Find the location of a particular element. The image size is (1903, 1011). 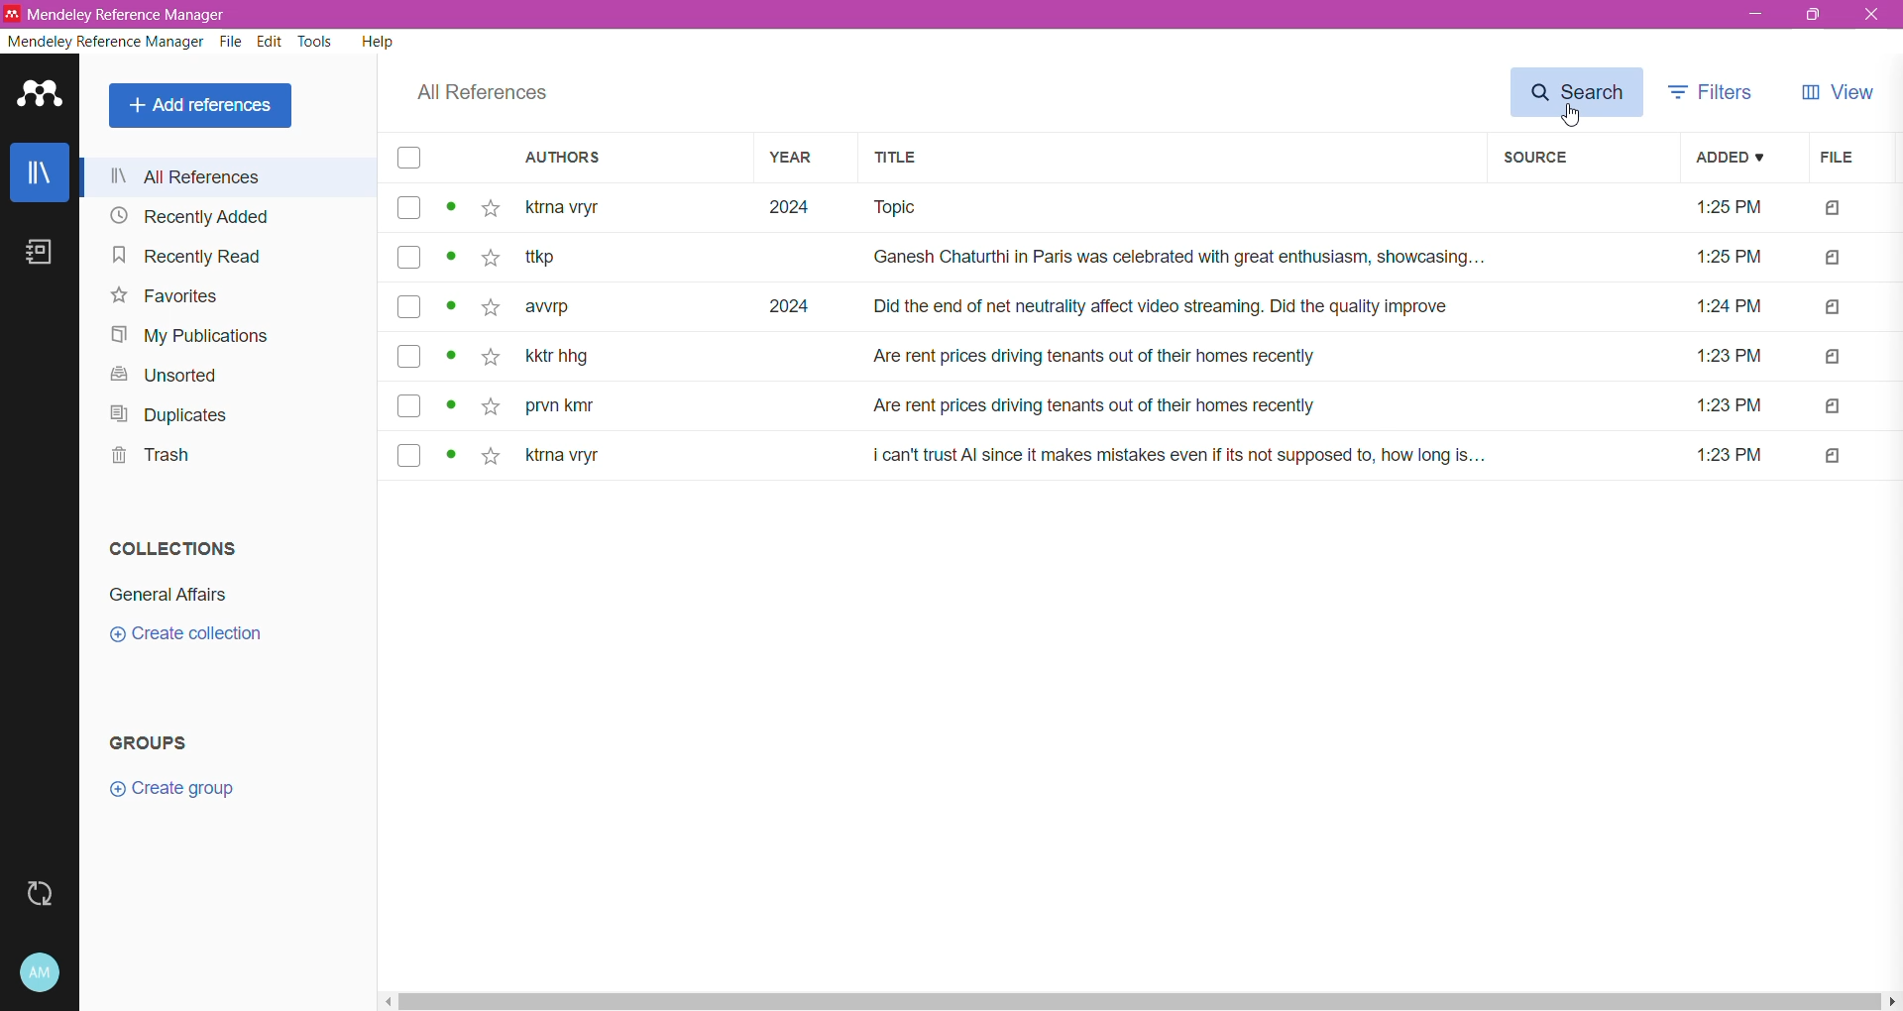

Help is located at coordinates (377, 44).